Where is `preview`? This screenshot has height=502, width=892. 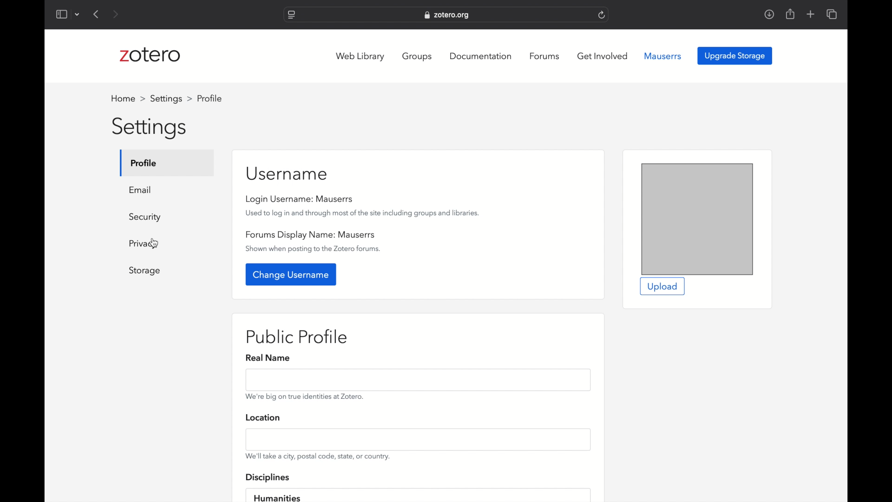 preview is located at coordinates (697, 219).